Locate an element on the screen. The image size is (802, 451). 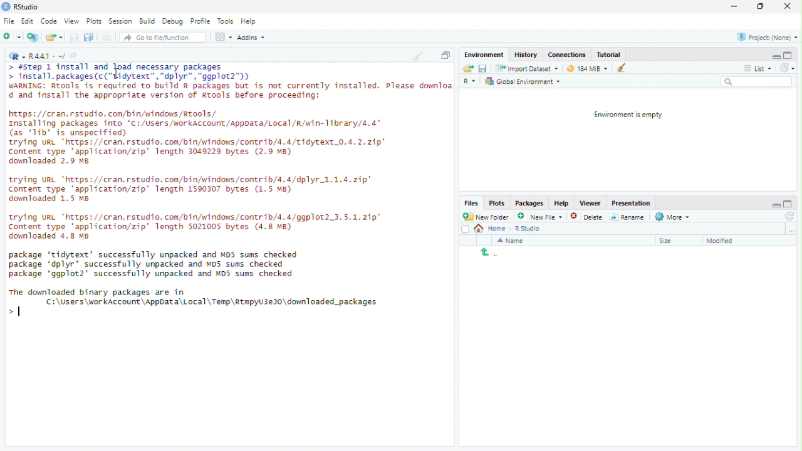
Clean is located at coordinates (618, 68).